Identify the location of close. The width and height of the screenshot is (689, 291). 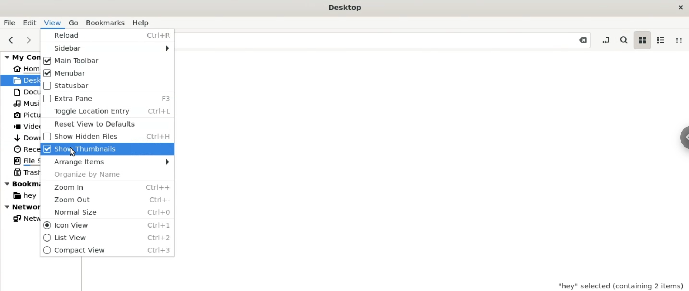
(680, 8).